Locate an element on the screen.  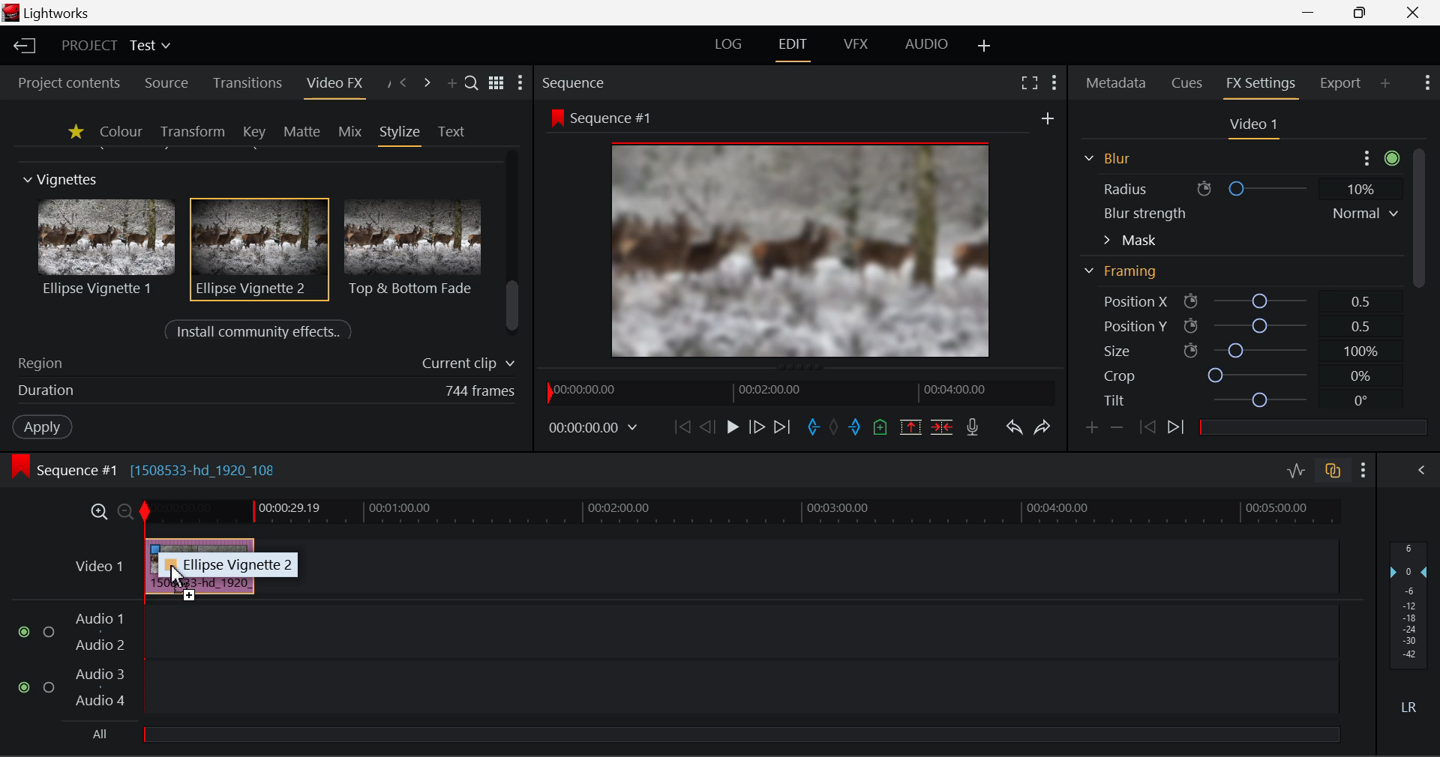
Add Panel is located at coordinates (451, 85).